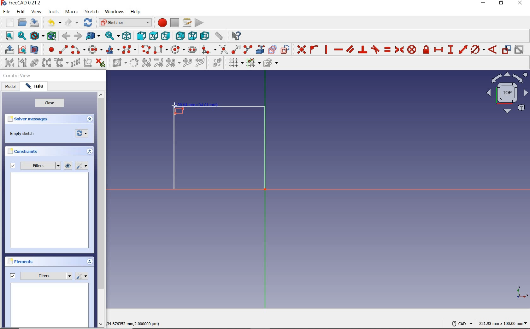 The width and height of the screenshot is (530, 329). What do you see at coordinates (8, 50) in the screenshot?
I see `leave sketch` at bounding box center [8, 50].